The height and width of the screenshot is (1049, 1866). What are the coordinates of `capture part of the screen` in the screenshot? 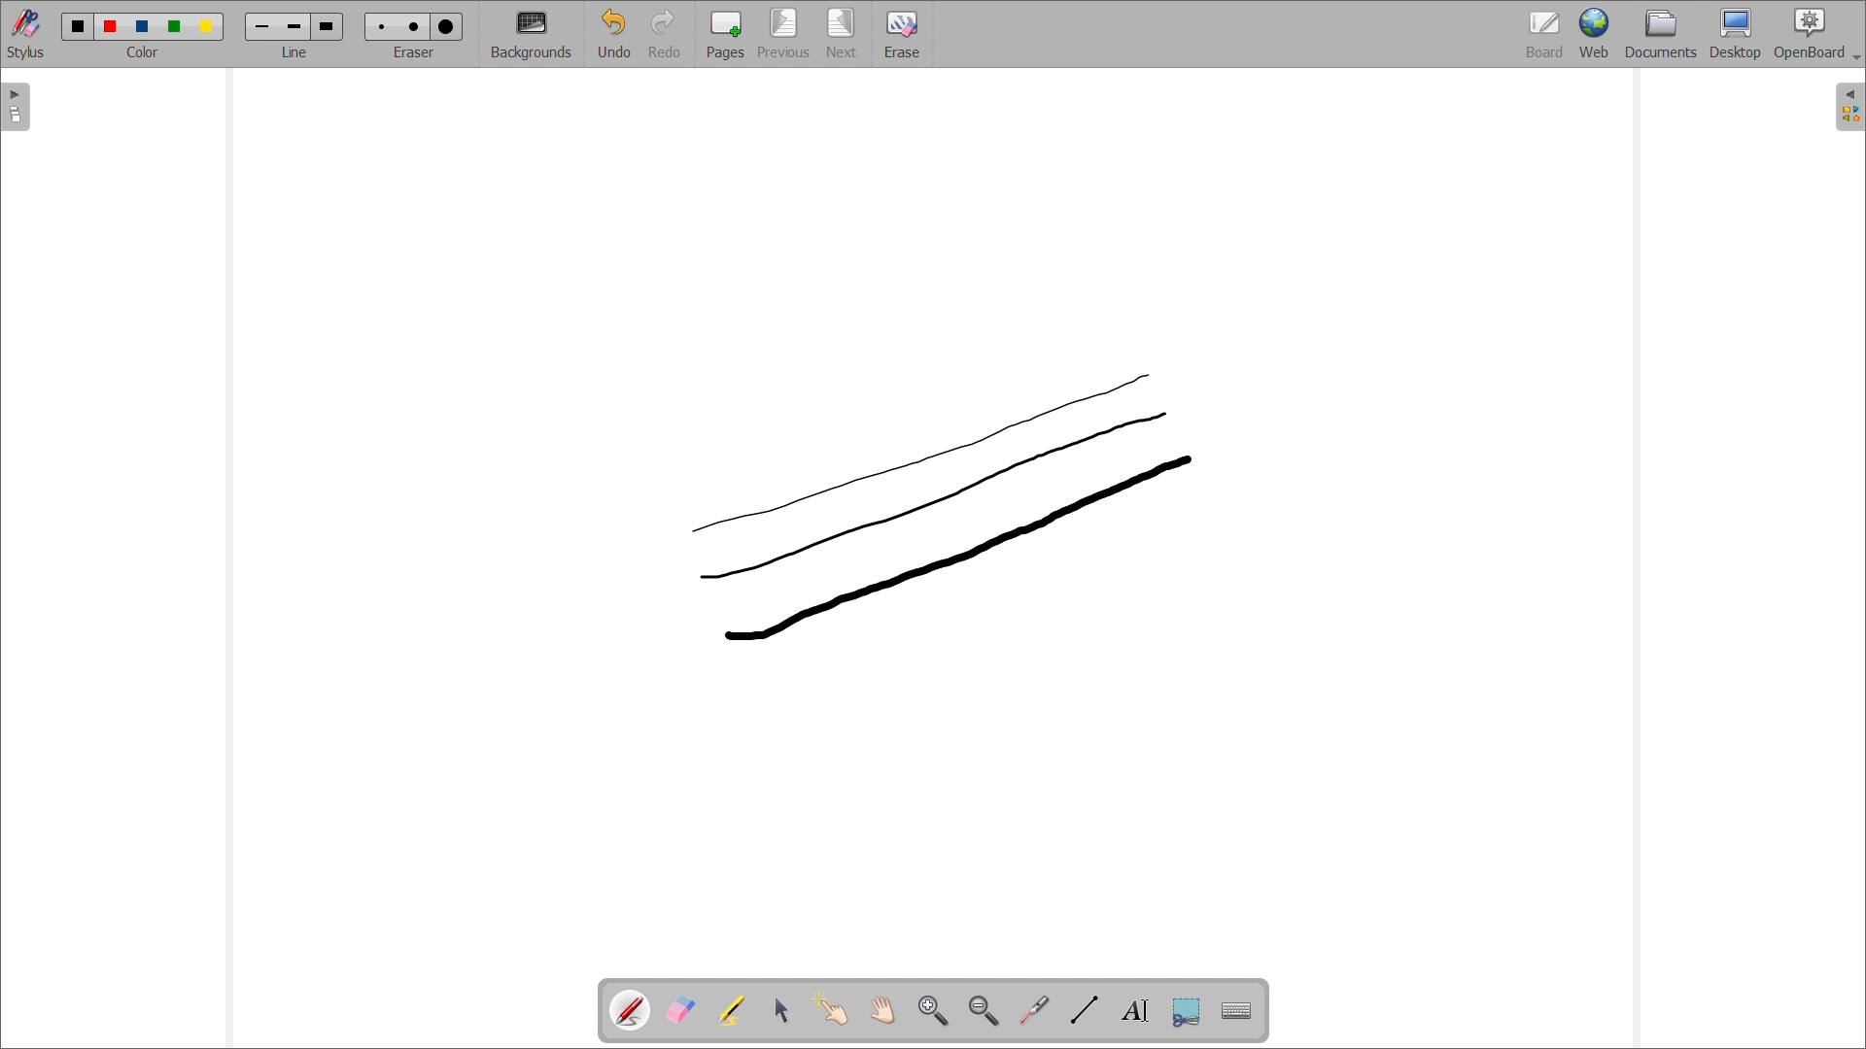 It's located at (1187, 1011).